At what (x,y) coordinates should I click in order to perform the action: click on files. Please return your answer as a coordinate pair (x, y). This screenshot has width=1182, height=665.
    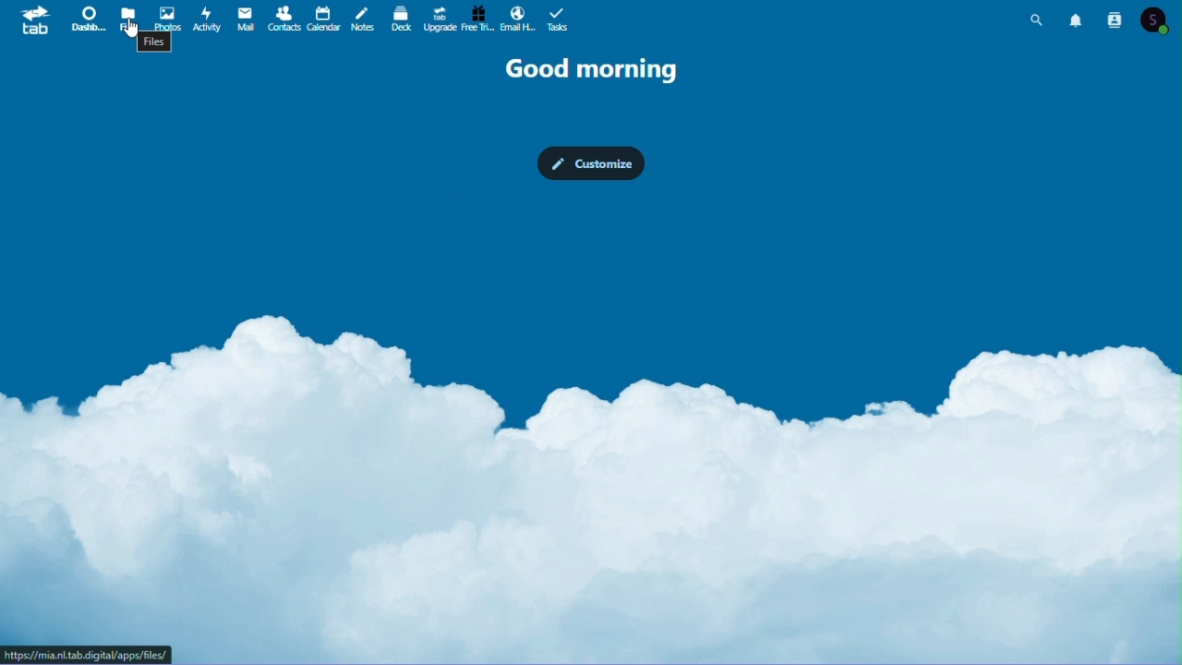
    Looking at the image, I should click on (127, 18).